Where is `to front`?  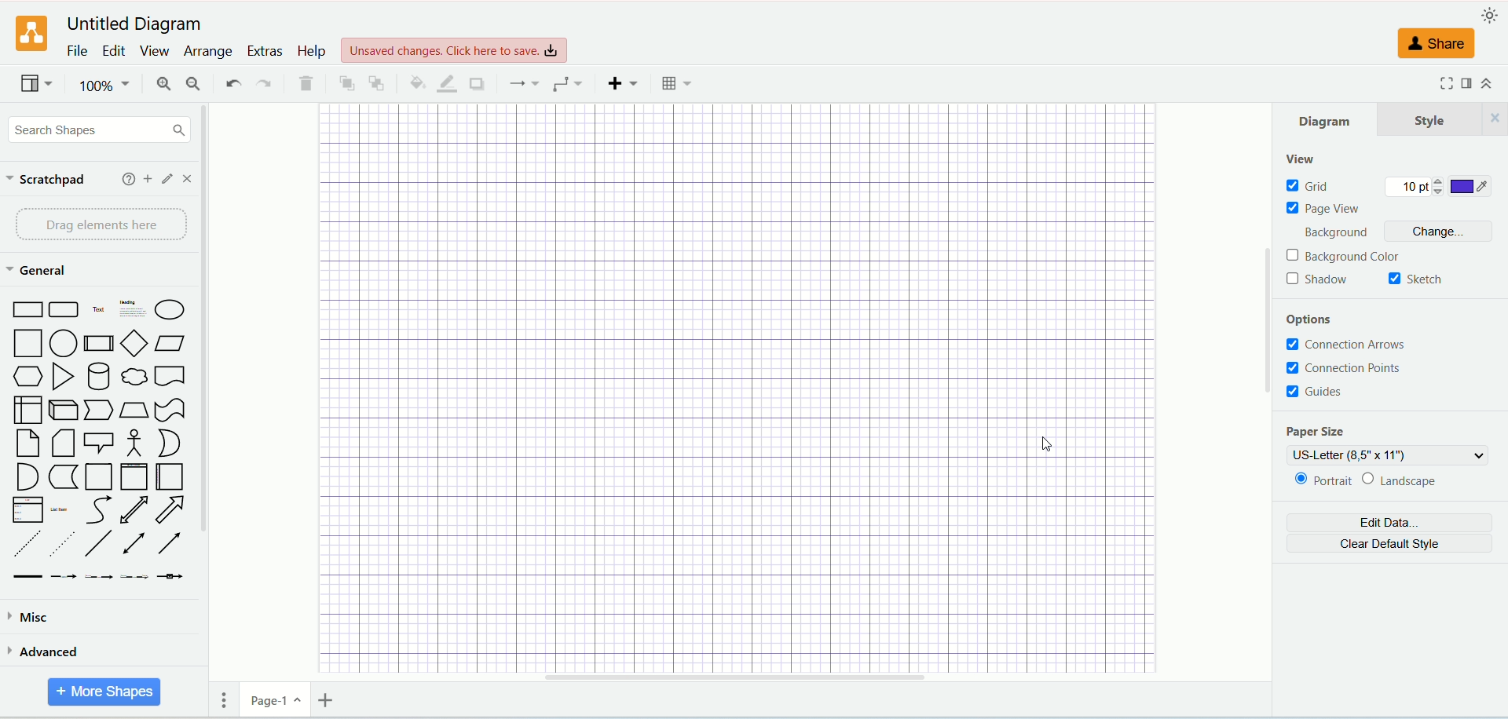 to front is located at coordinates (346, 82).